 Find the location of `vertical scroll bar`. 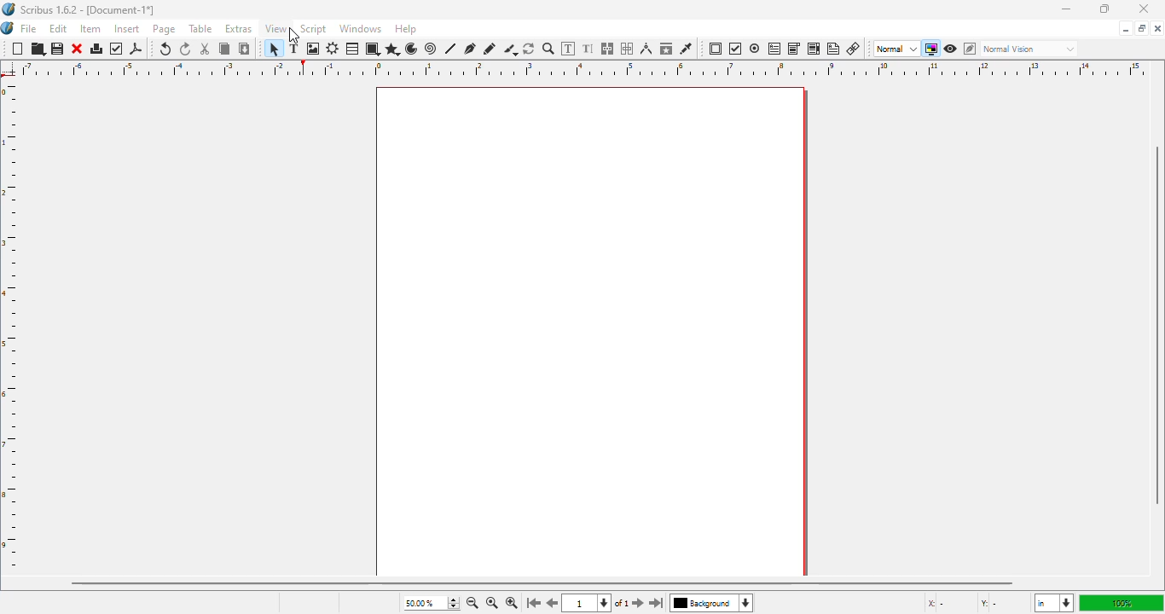

vertical scroll bar is located at coordinates (1157, 327).